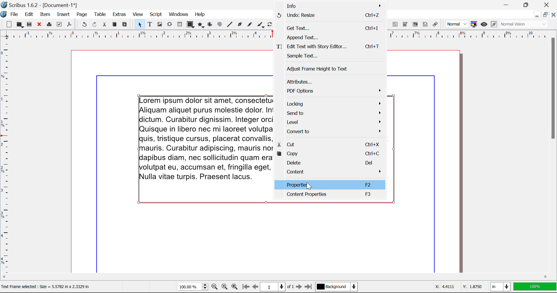 This screenshot has width=557, height=293. I want to click on Edit in Preview Mode, so click(494, 24).